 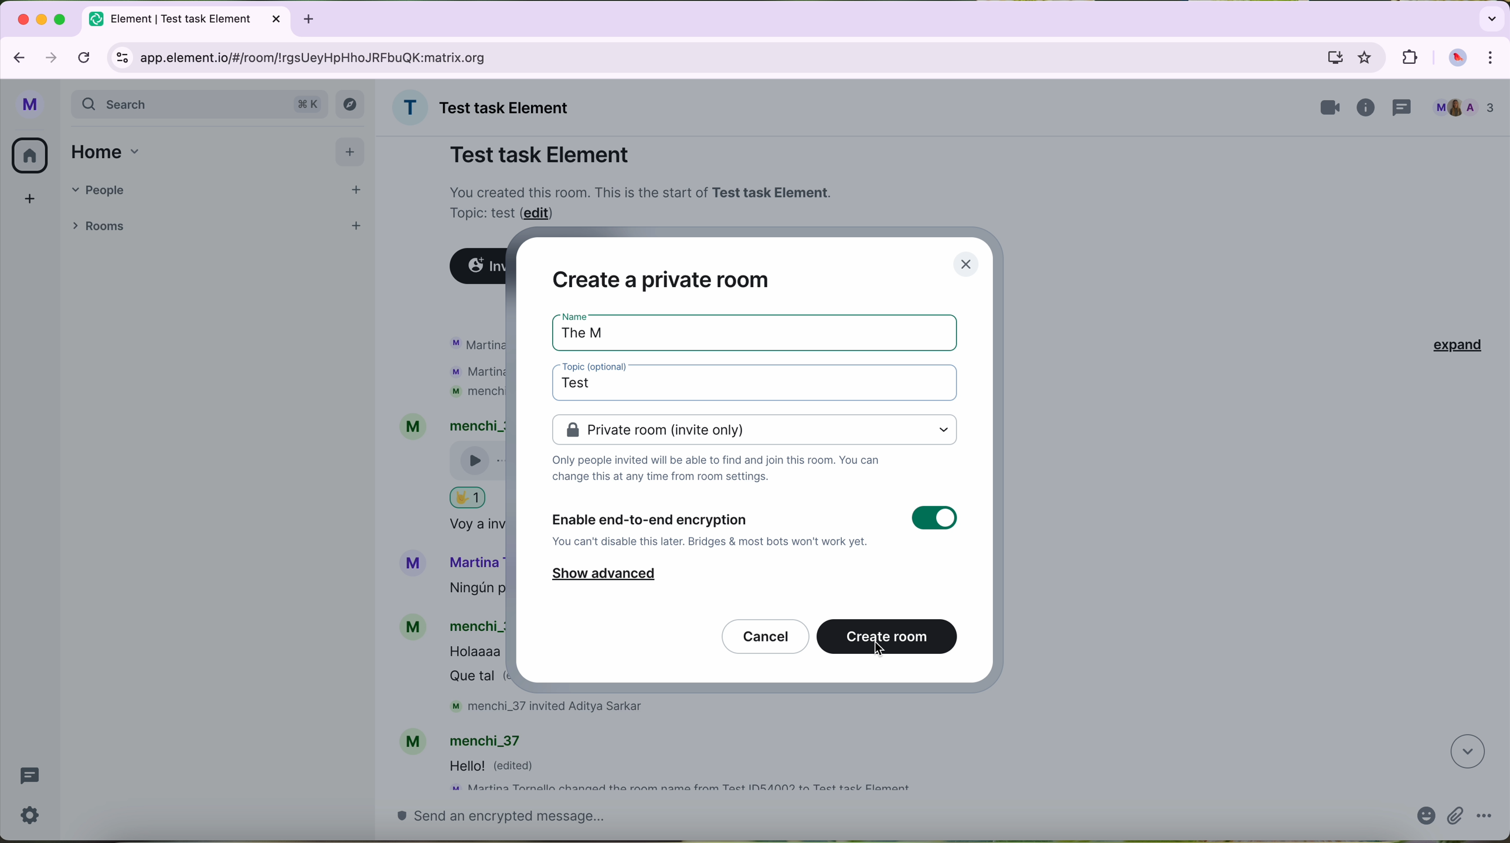 I want to click on show advanced, so click(x=603, y=576).